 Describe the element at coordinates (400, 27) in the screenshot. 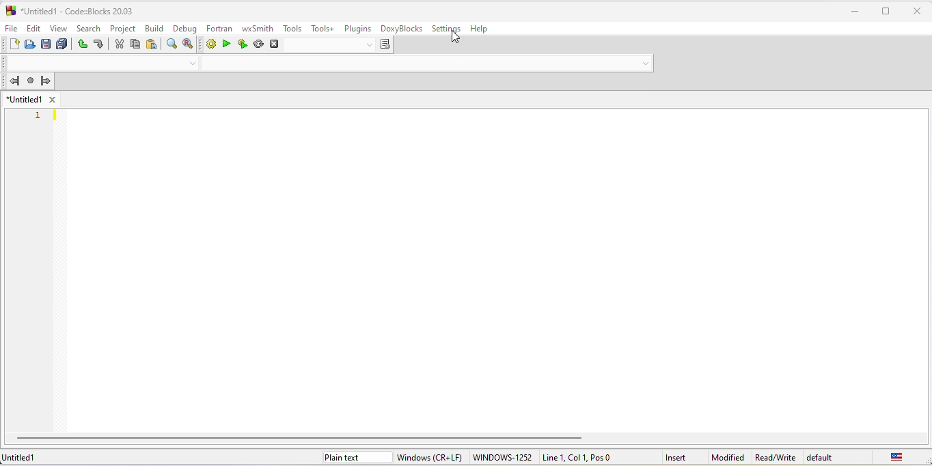

I see `doxyblocks` at that location.